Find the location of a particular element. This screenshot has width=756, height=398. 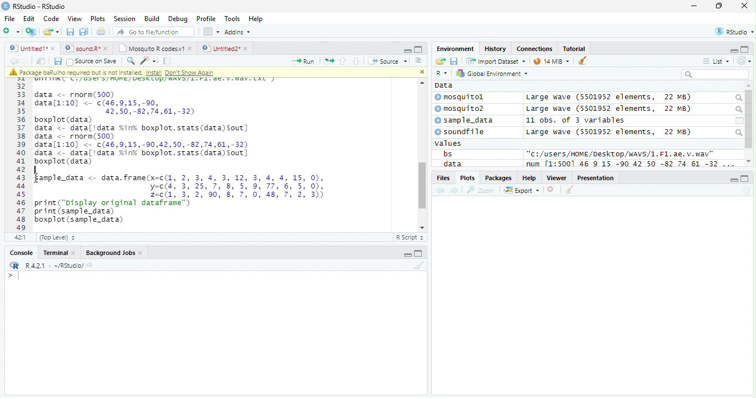

sample_data is located at coordinates (465, 121).